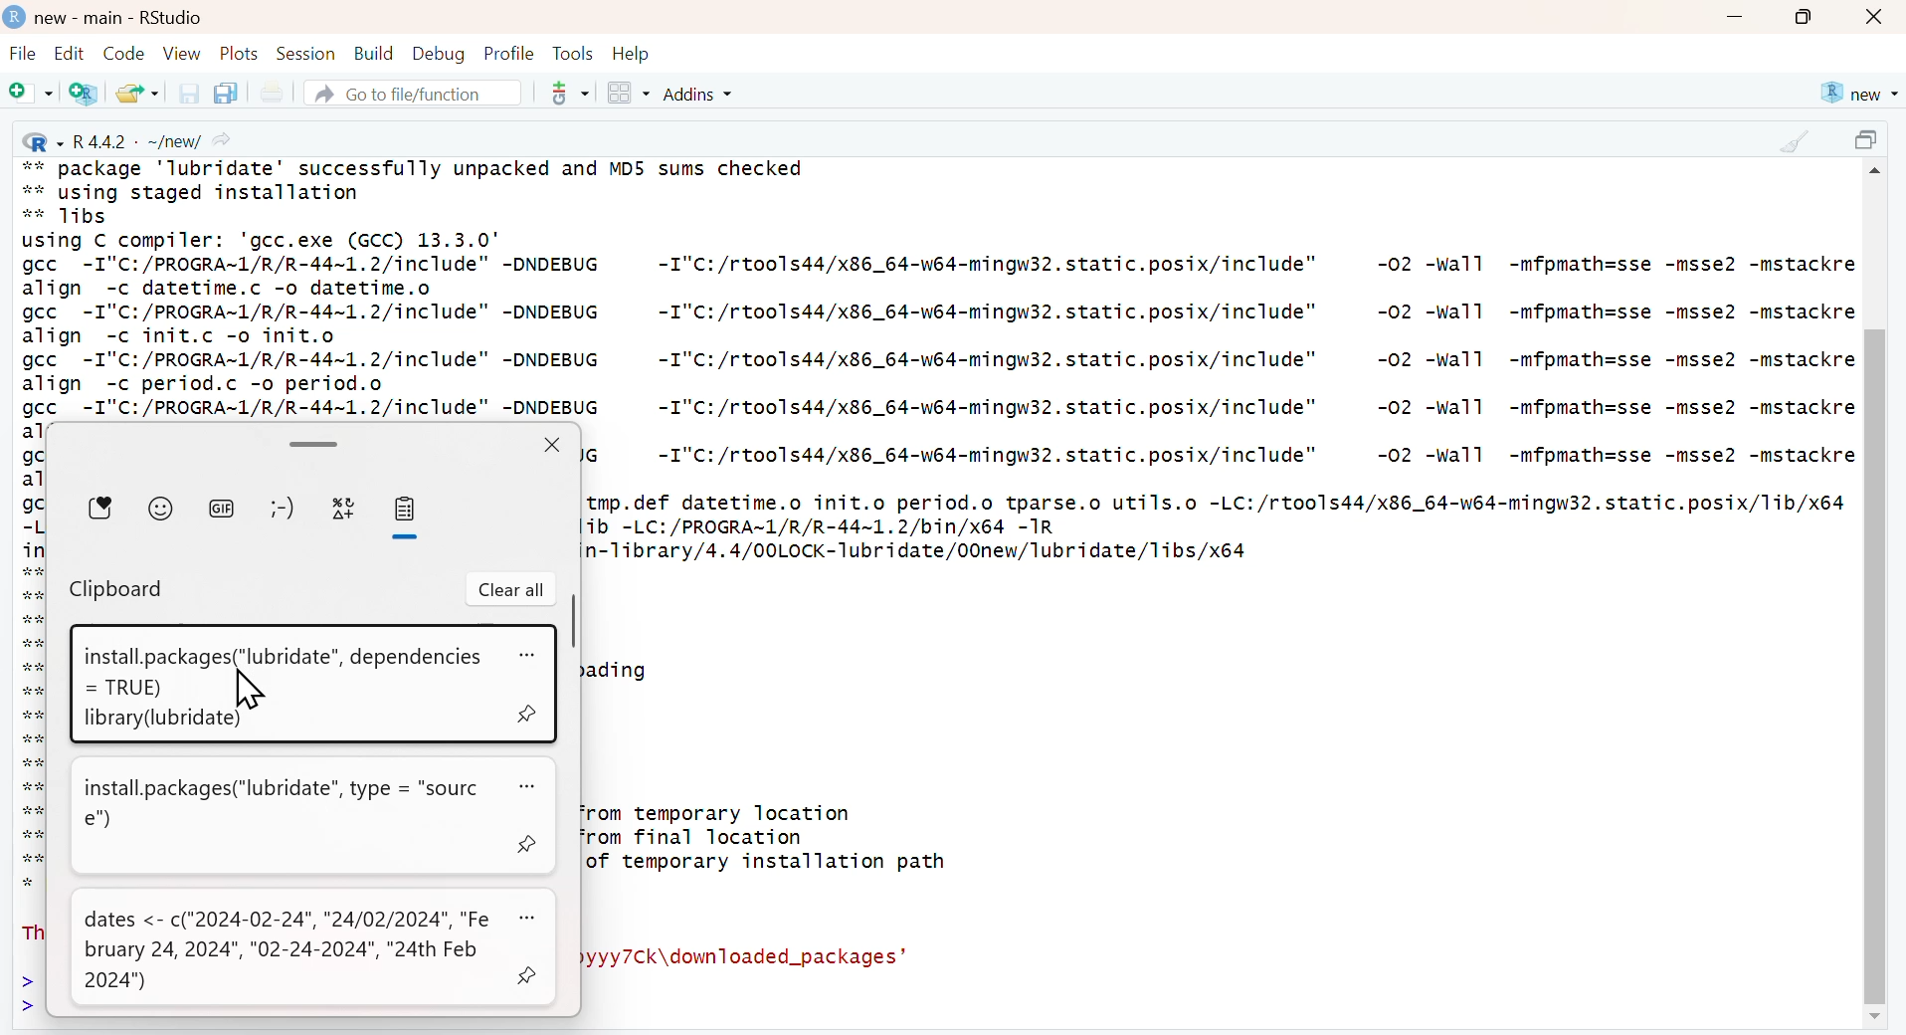  Describe the element at coordinates (121, 18) in the screenshot. I see `new - main - RStudio` at that location.